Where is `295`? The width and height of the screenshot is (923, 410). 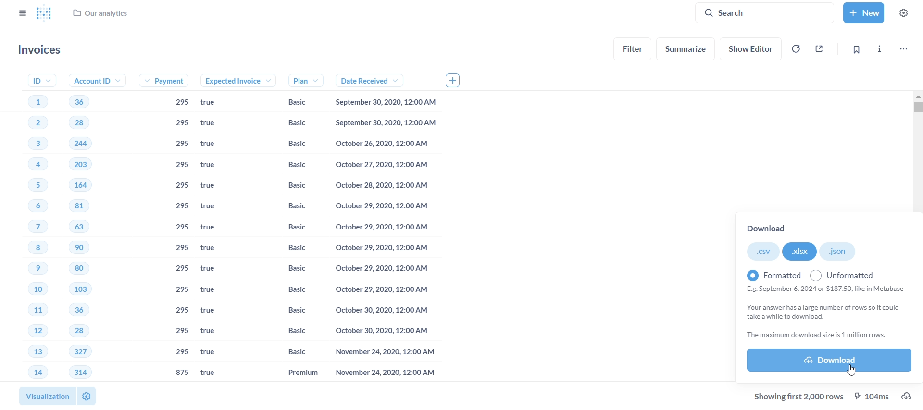 295 is located at coordinates (182, 330).